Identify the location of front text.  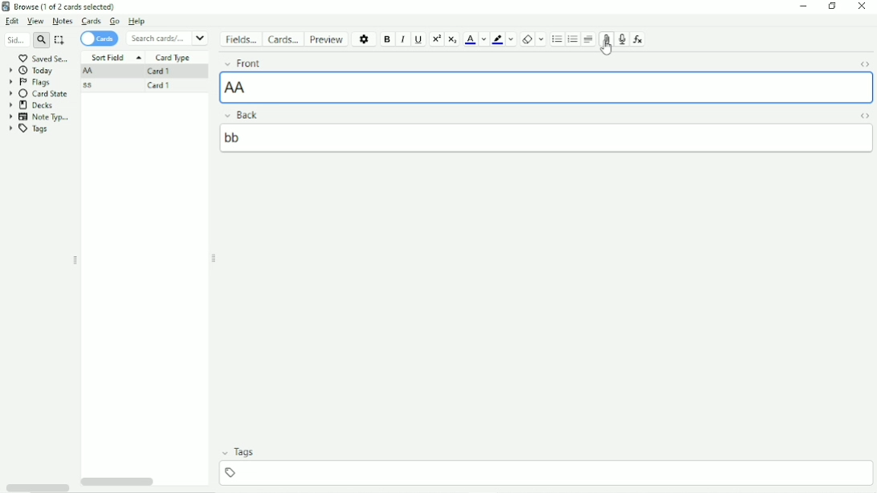
(546, 88).